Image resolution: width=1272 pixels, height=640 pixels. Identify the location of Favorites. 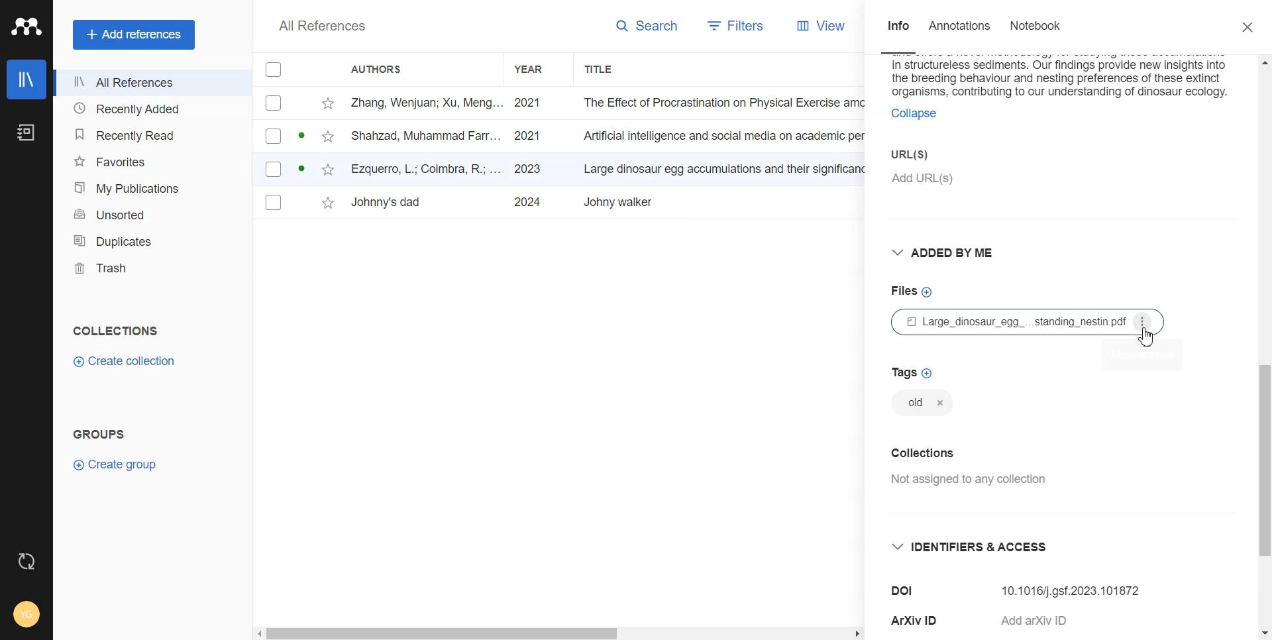
(146, 160).